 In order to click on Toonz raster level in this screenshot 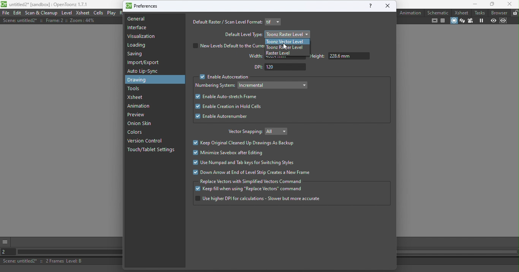, I will do `click(289, 34)`.